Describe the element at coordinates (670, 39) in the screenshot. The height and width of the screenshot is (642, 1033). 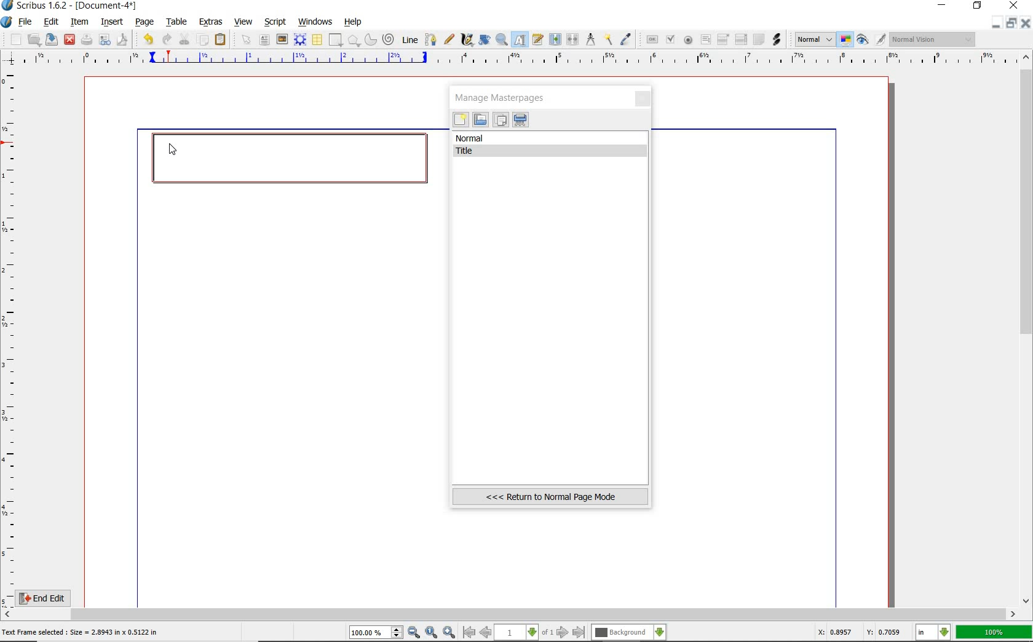
I see `pdf check box` at that location.